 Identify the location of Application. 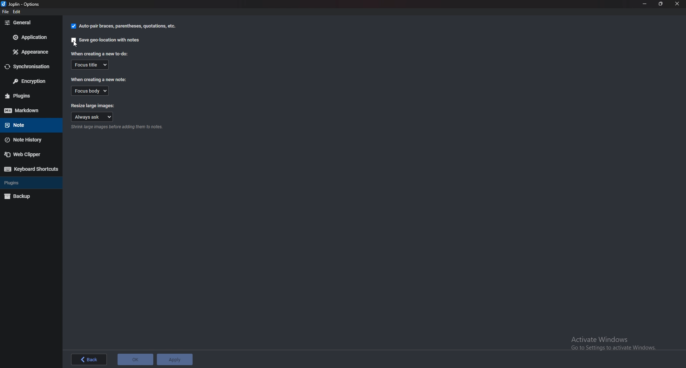
(31, 37).